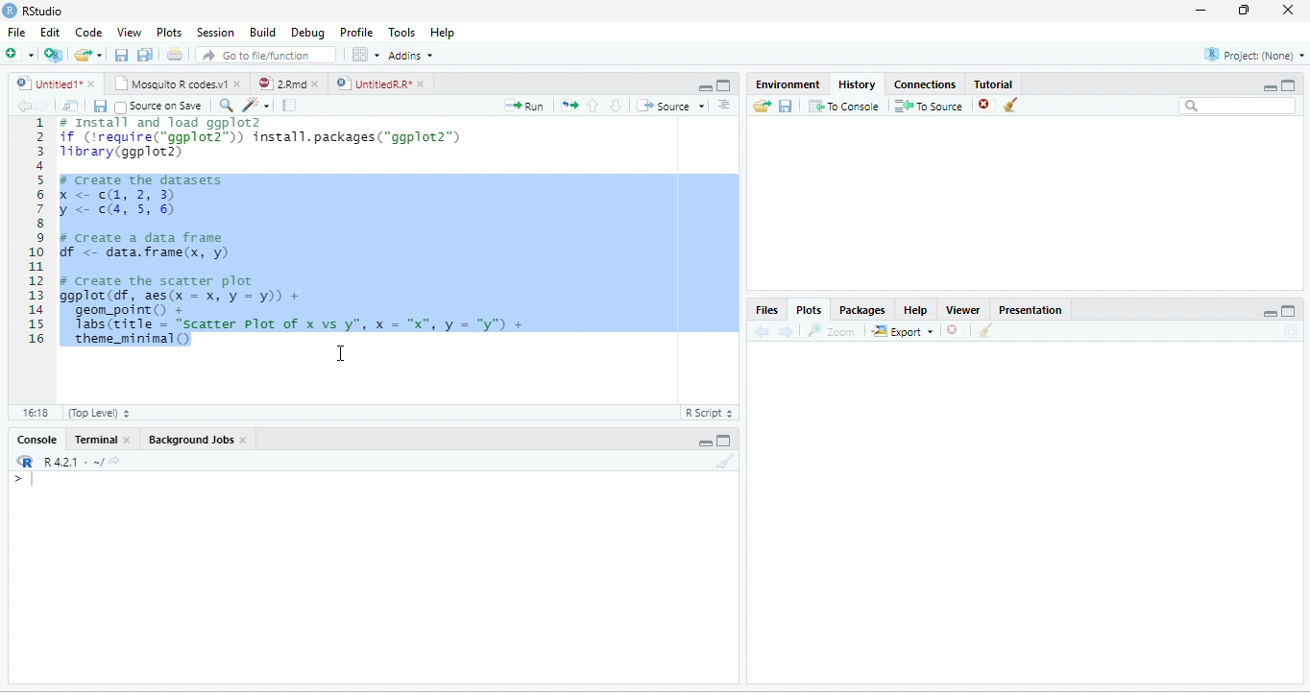 This screenshot has height=693, width=1310. I want to click on Re-run the previous code region, so click(570, 106).